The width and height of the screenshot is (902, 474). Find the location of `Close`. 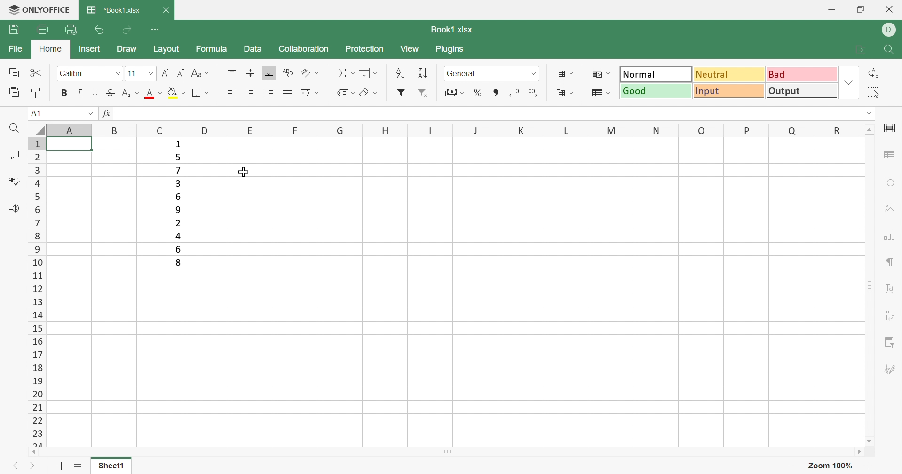

Close is located at coordinates (892, 10).